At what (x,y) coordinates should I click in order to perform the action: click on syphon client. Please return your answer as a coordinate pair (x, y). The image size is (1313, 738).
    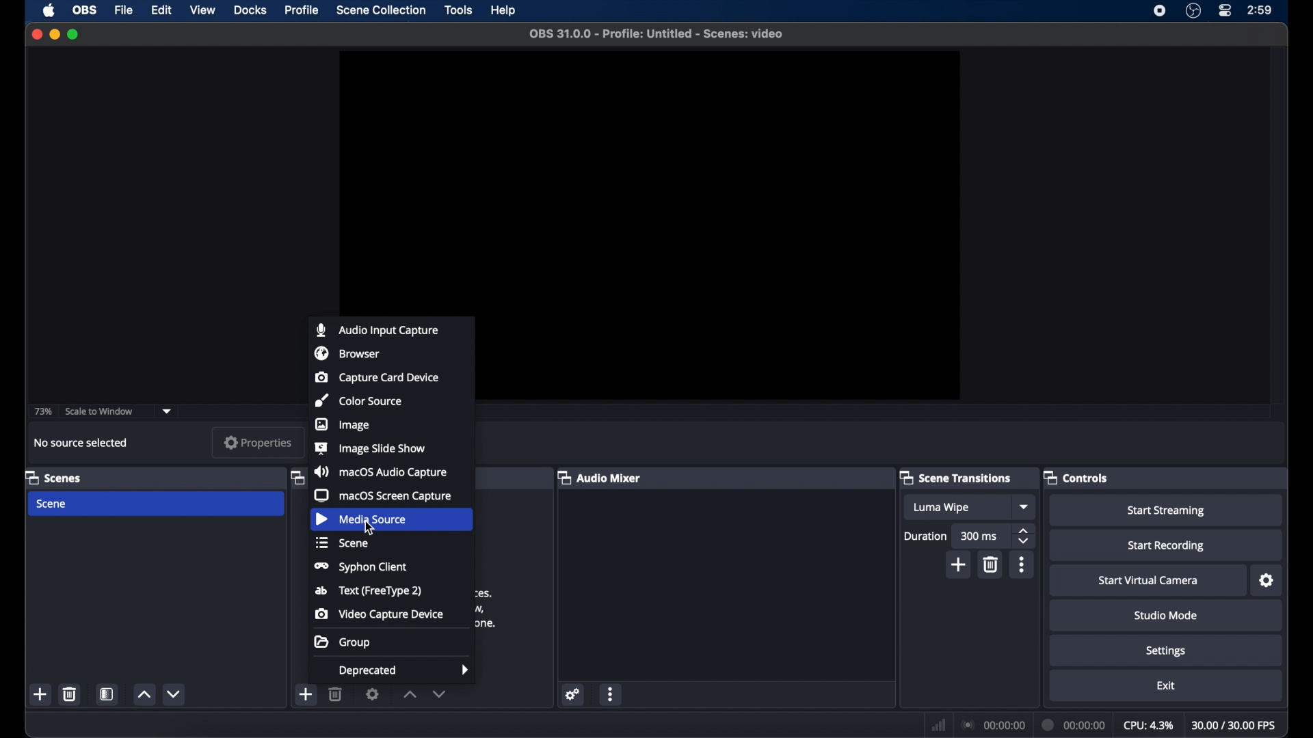
    Looking at the image, I should click on (360, 566).